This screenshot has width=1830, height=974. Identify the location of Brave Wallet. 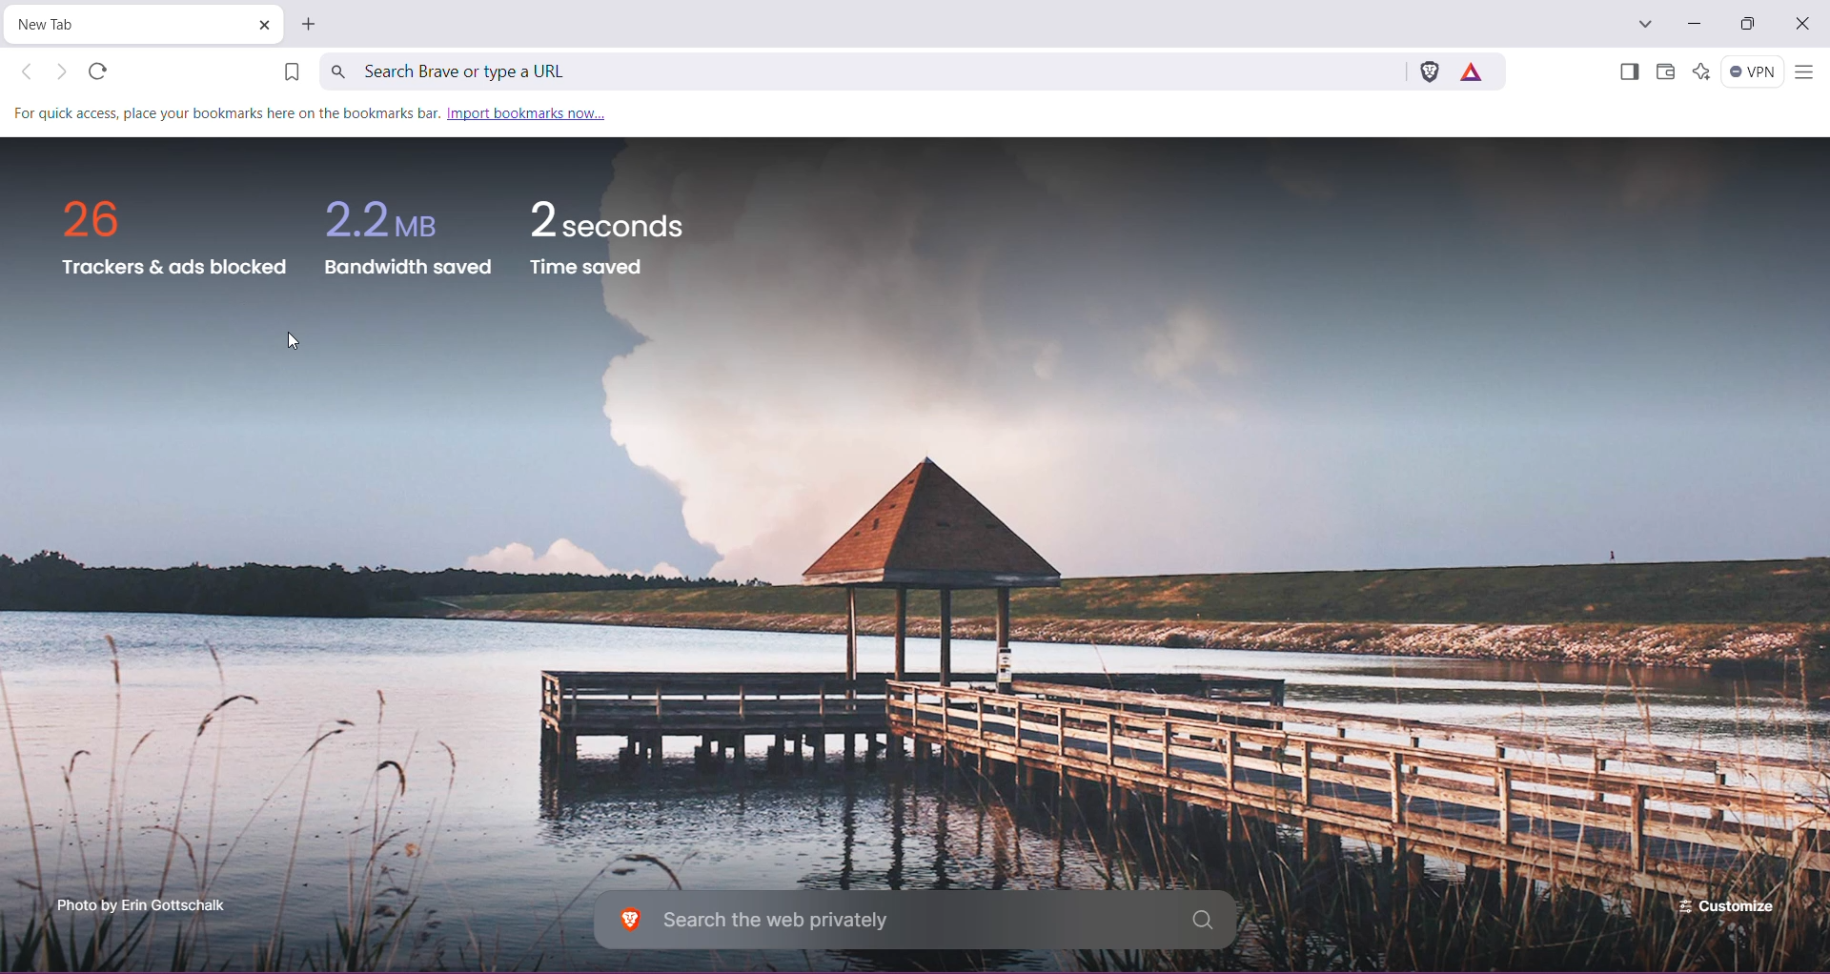
(1665, 71).